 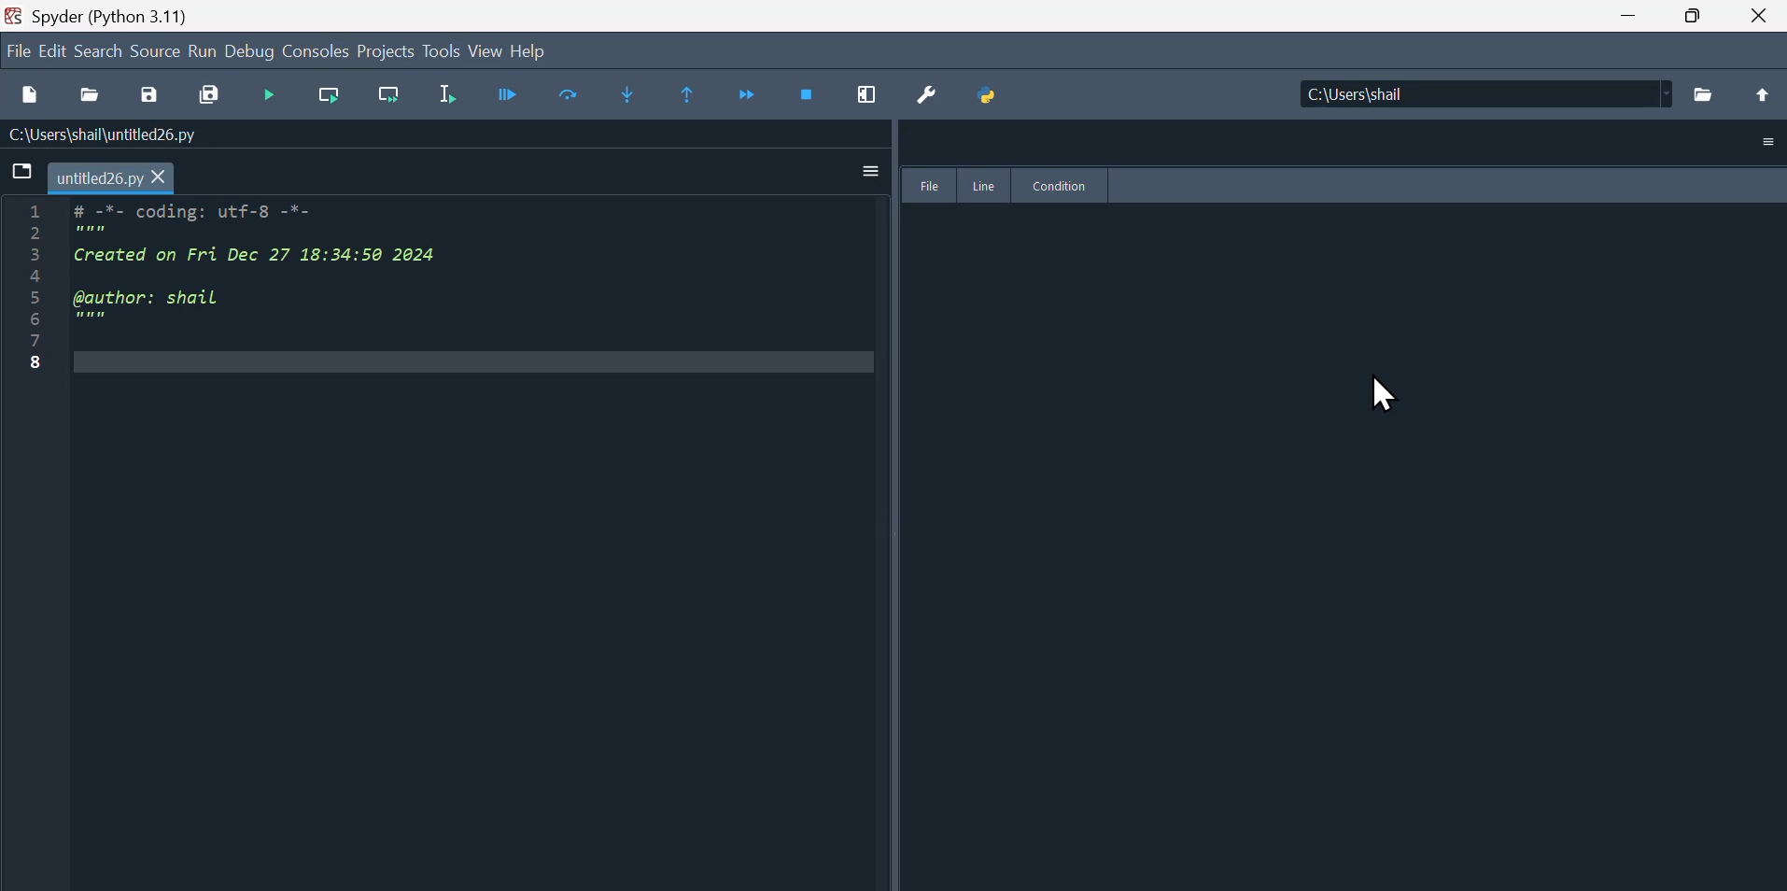 I want to click on 1 # -*- coding: utf-8 -*-

PR

3 Created on Fri Dec 27 18:34:50 2024
4

5  @author: shail

5 mmm

7:

8, so click(x=269, y=295).